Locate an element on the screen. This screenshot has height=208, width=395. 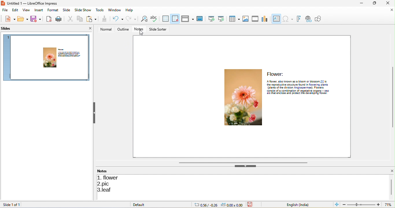
snap grids is located at coordinates (176, 19).